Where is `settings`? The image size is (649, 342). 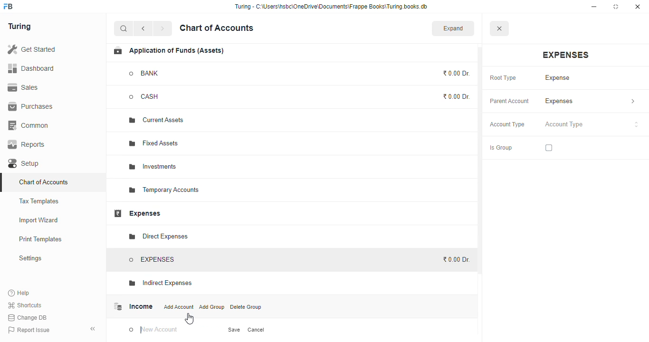 settings is located at coordinates (30, 258).